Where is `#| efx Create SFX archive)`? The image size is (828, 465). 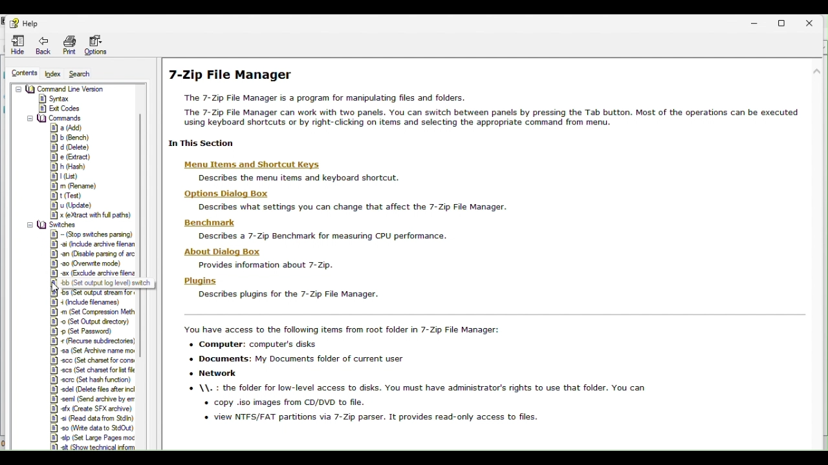 #| efx Create SFX archive) is located at coordinates (91, 409).